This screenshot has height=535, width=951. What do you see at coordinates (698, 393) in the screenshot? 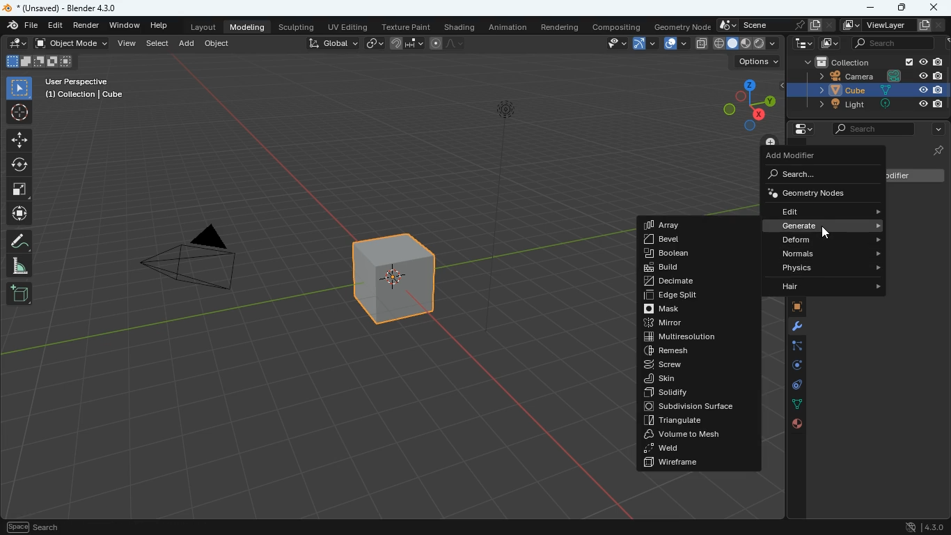
I see `solidify` at bounding box center [698, 393].